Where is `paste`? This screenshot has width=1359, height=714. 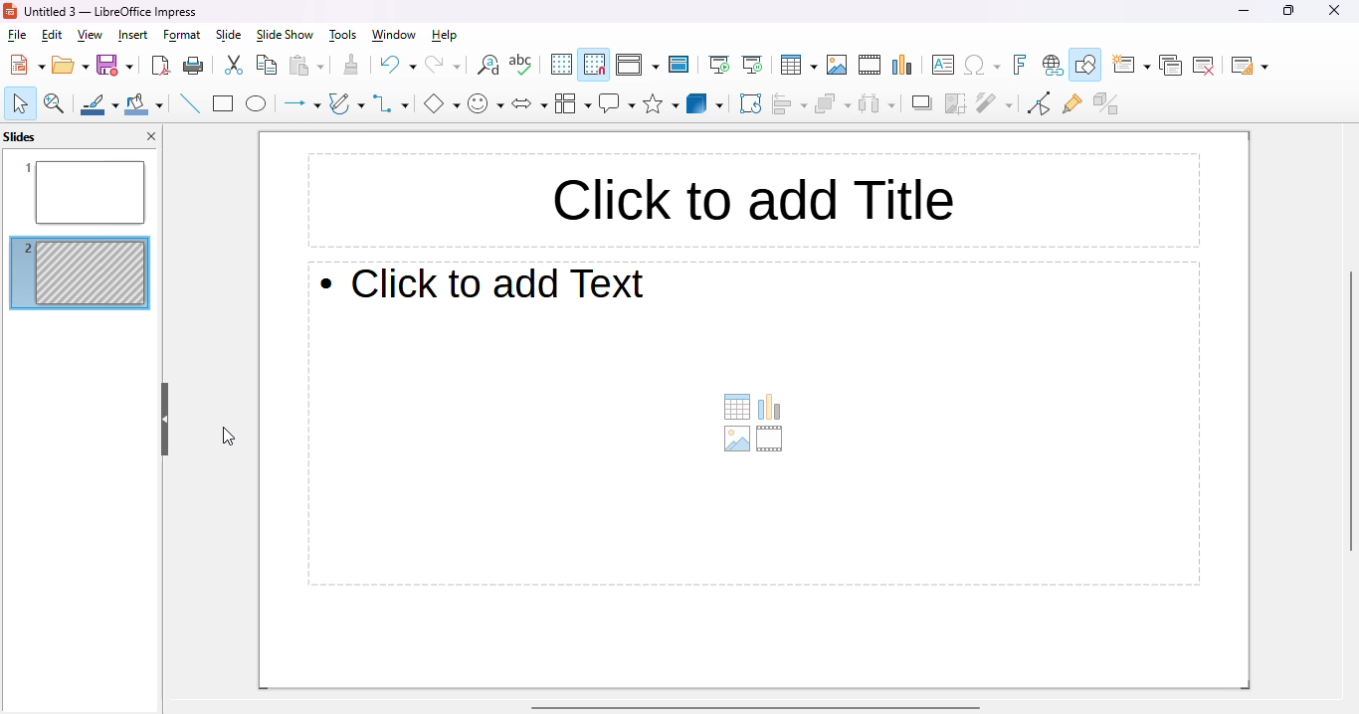
paste is located at coordinates (305, 66).